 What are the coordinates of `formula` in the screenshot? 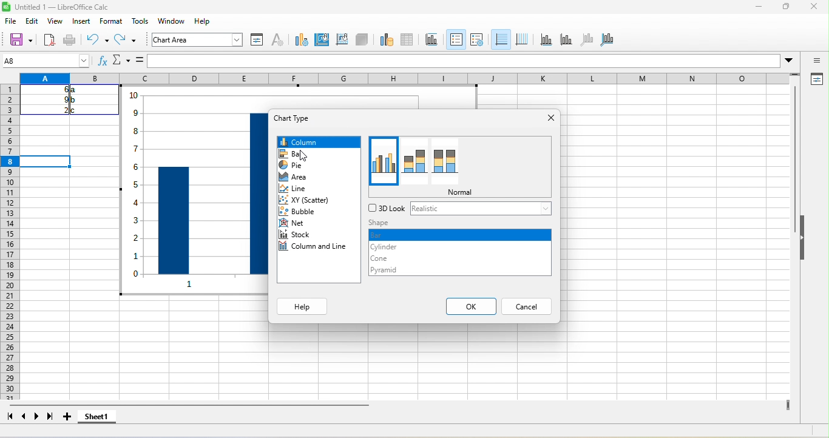 It's located at (138, 61).